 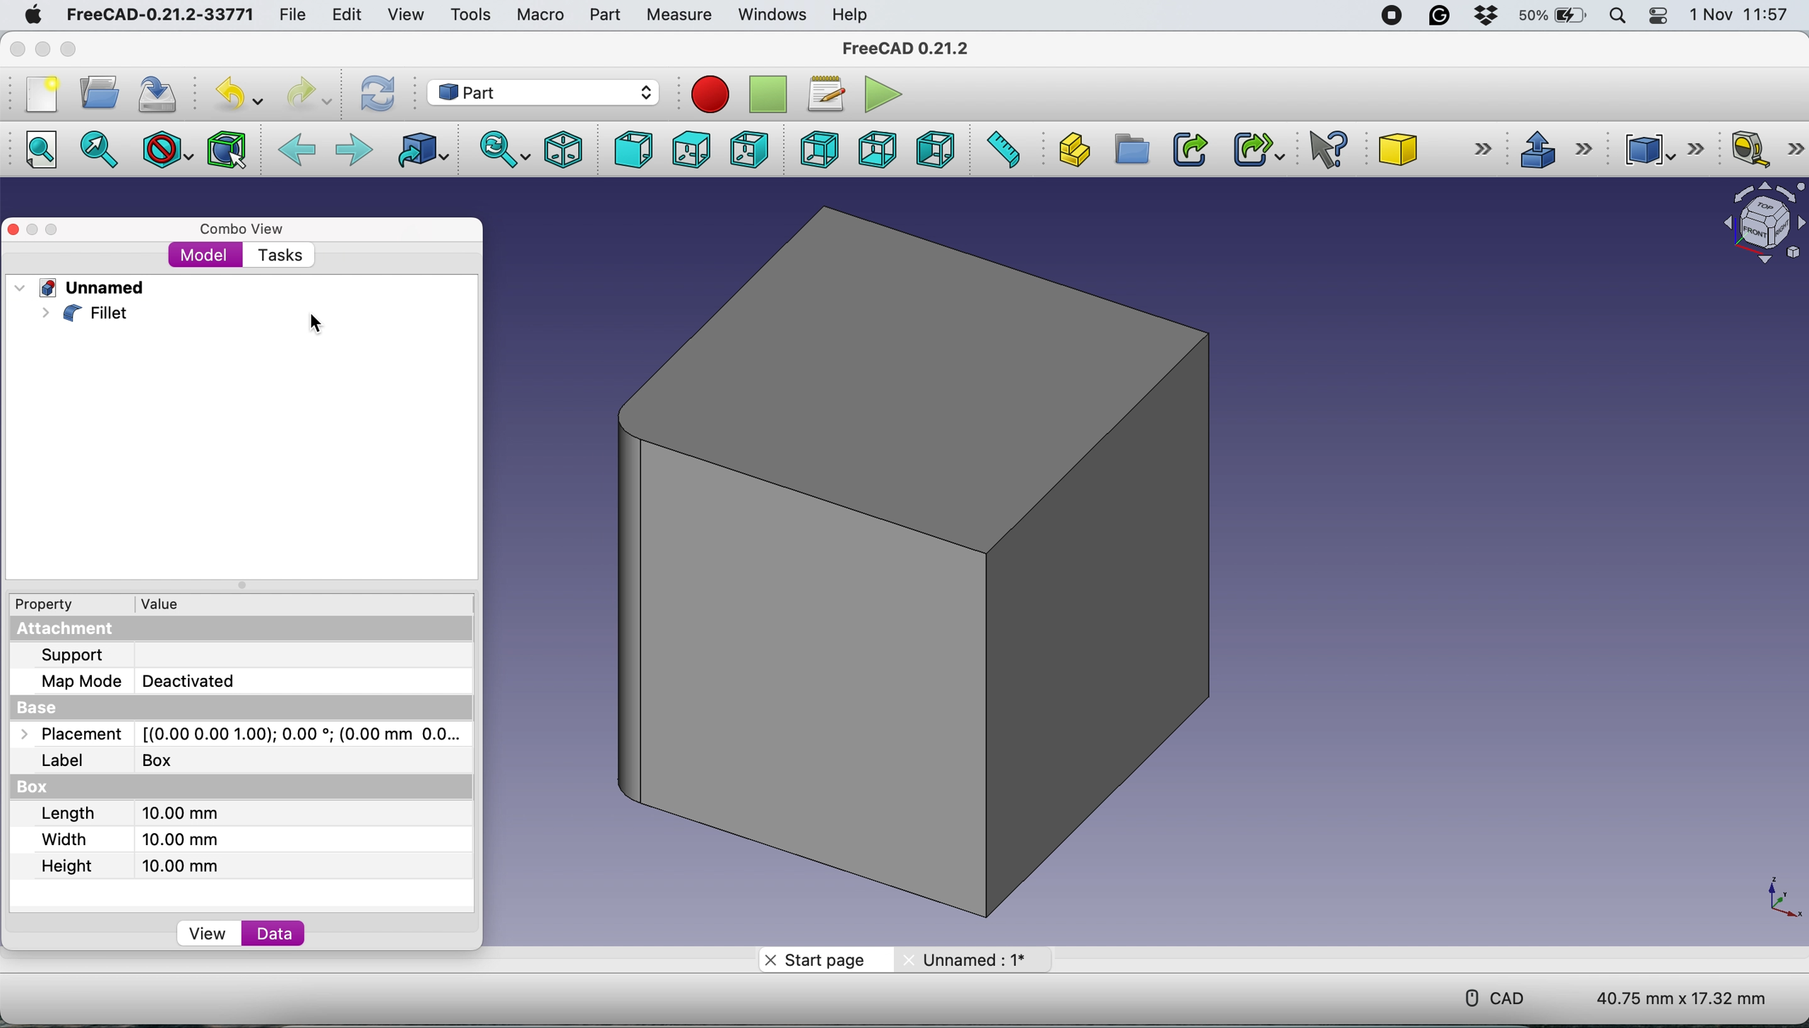 What do you see at coordinates (539, 14) in the screenshot?
I see `macro` at bounding box center [539, 14].